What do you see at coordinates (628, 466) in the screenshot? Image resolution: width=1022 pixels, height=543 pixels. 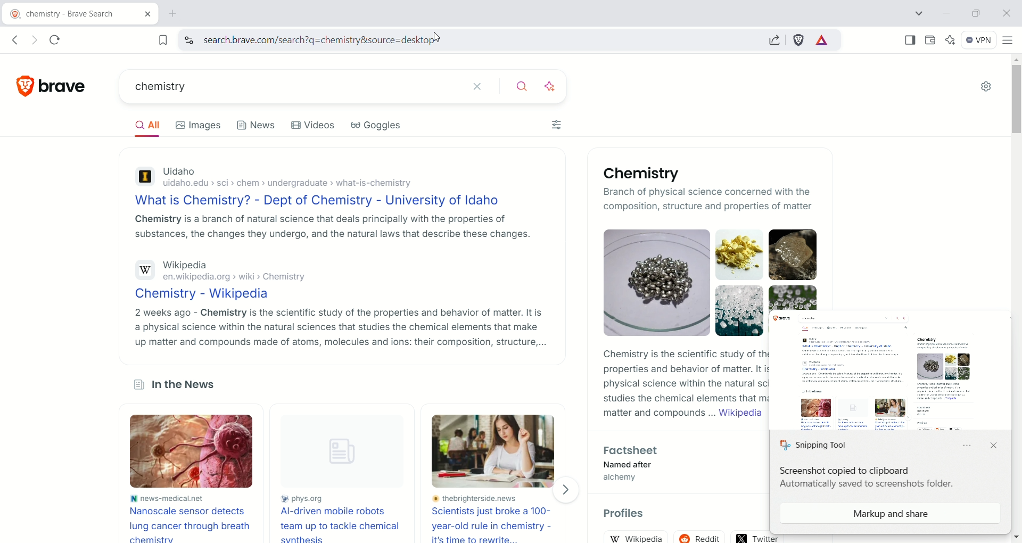 I see `Factsheet— Named after- alchemy` at bounding box center [628, 466].